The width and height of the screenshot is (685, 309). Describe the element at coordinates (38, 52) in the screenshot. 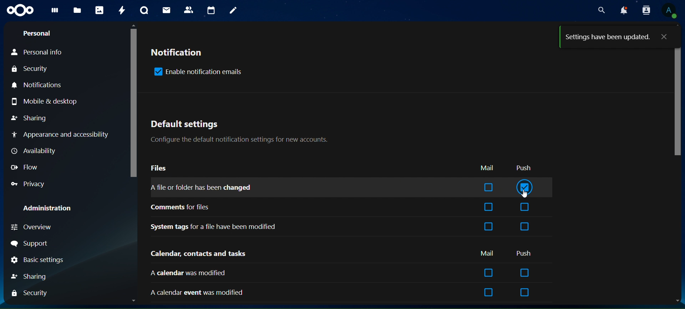

I see `personal info` at that location.